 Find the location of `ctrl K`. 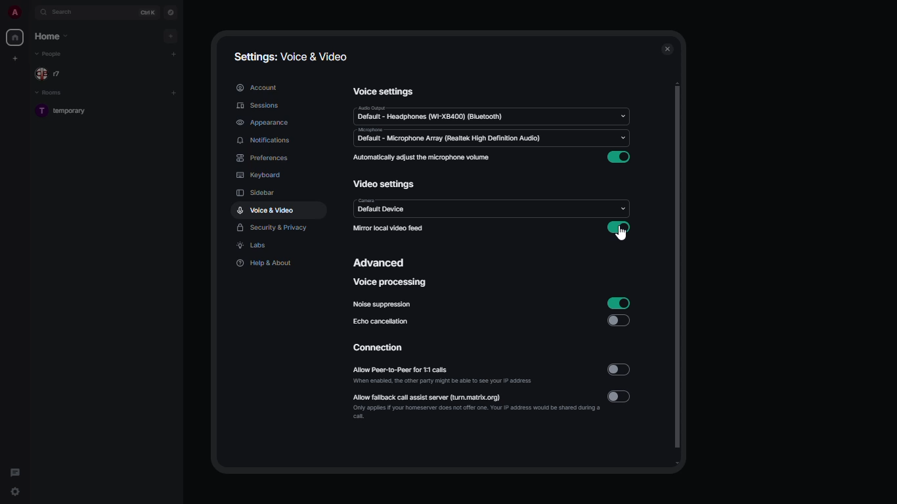

ctrl K is located at coordinates (149, 12).